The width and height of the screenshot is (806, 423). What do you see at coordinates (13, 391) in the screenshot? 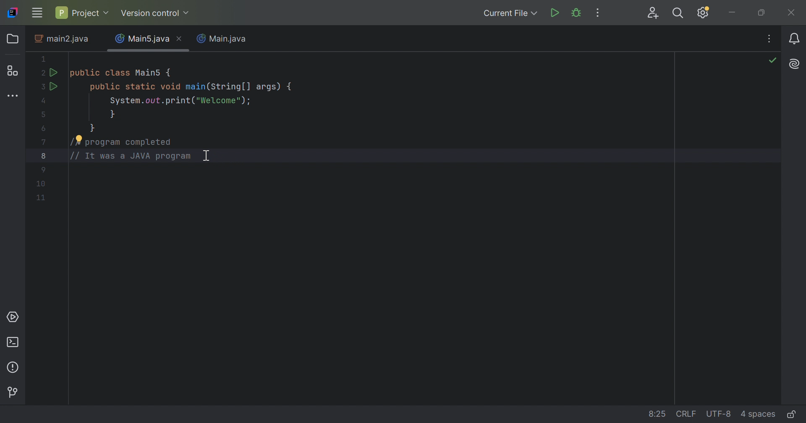
I see `Version control` at bounding box center [13, 391].